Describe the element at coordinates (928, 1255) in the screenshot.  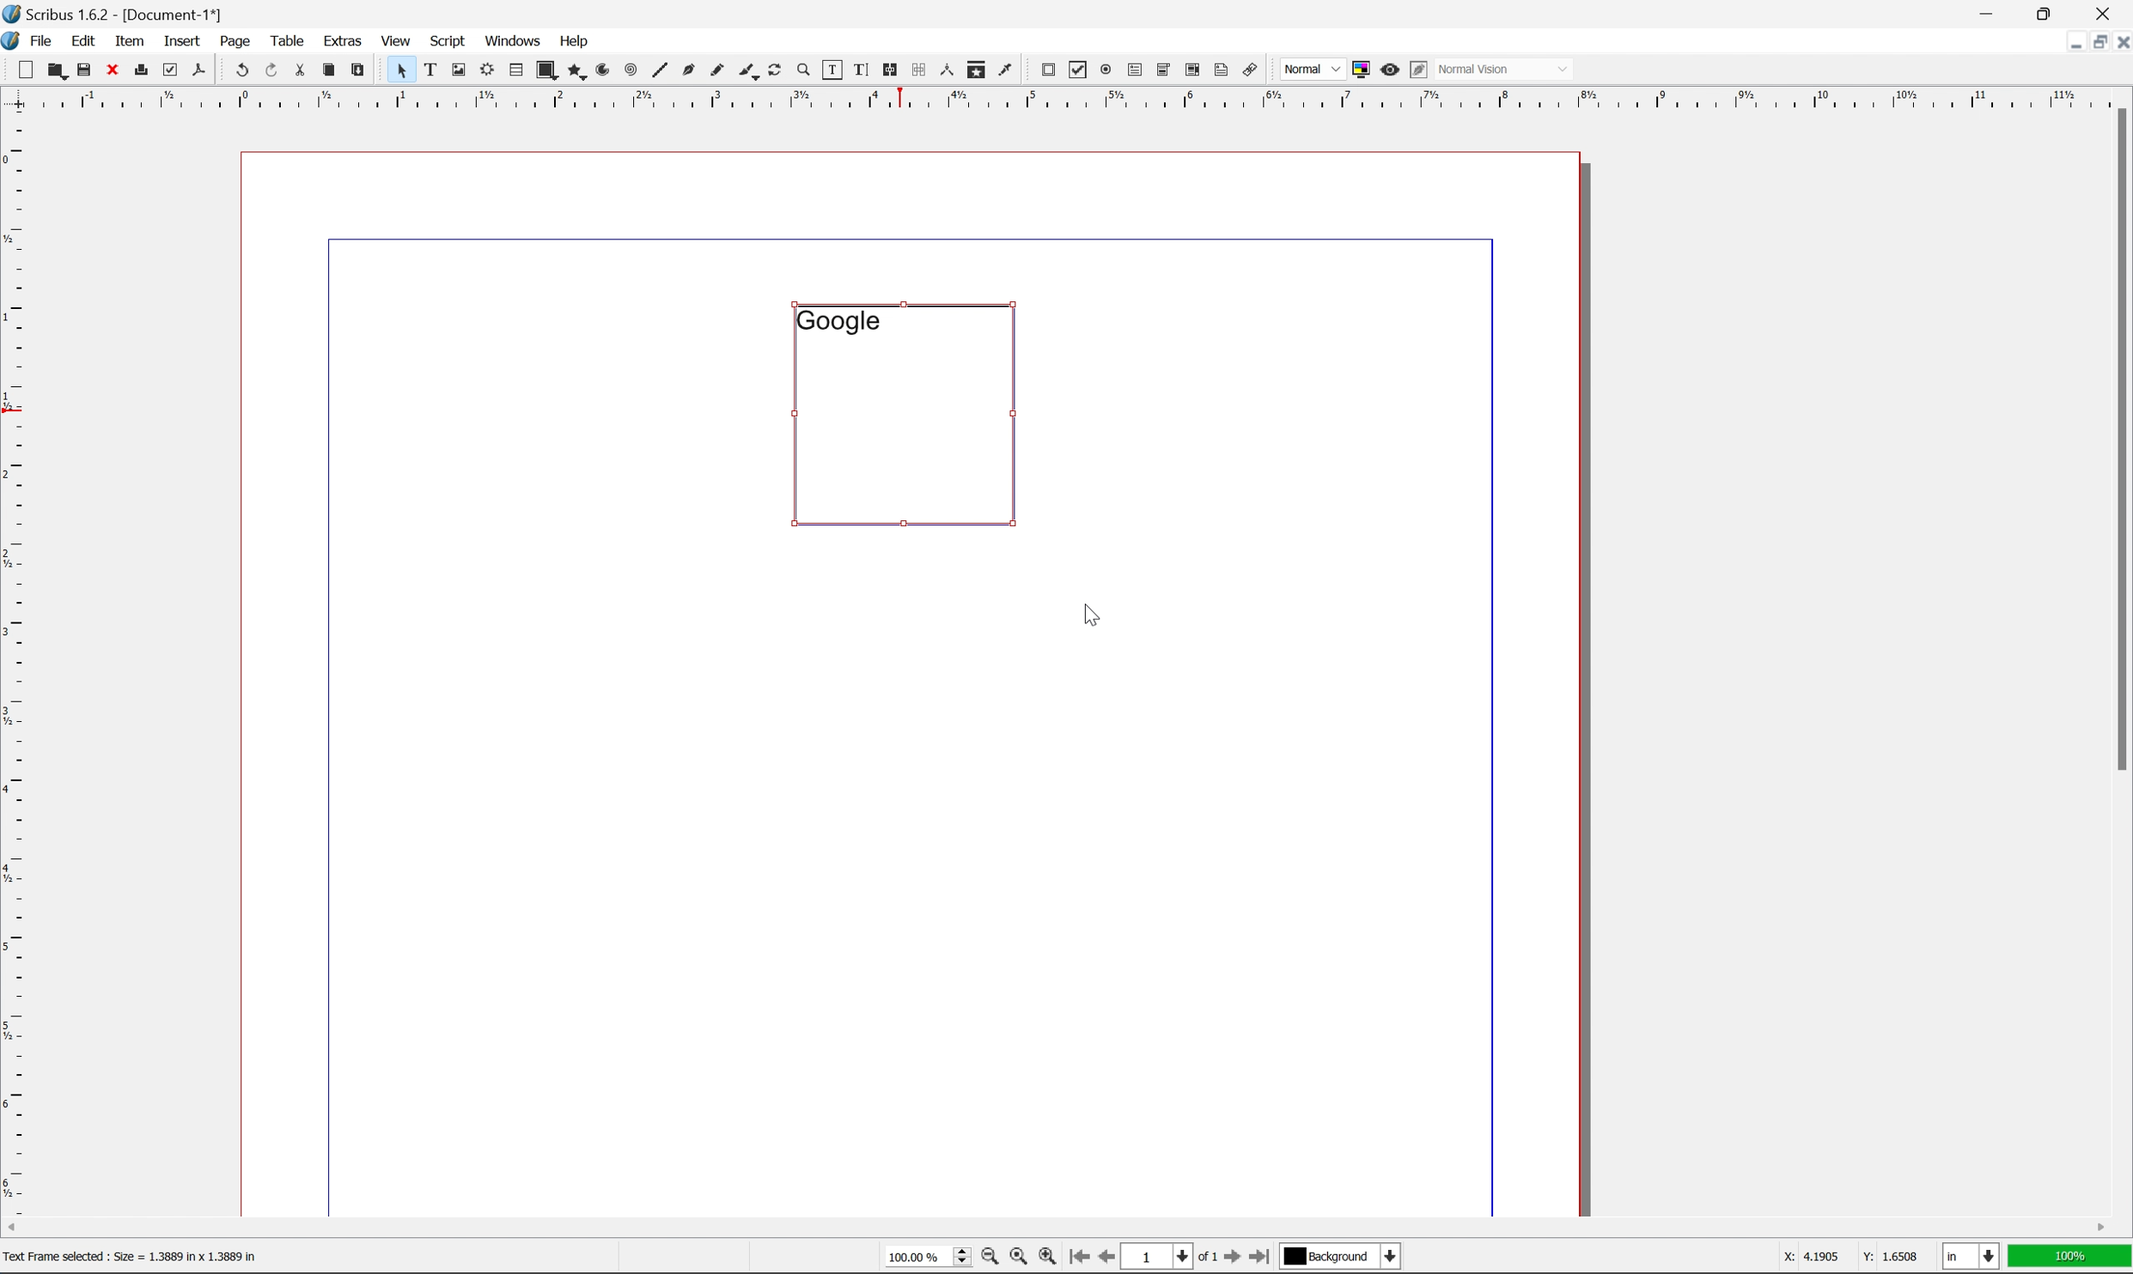
I see `select current zoom level` at that location.